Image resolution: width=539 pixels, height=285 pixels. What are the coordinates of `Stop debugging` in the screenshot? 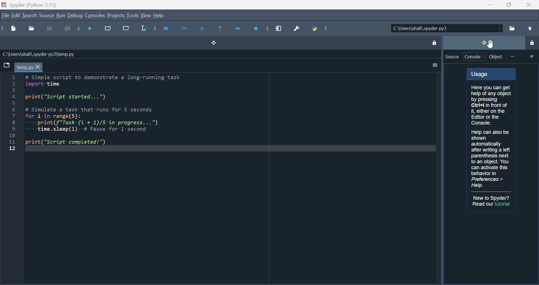 It's located at (257, 28).